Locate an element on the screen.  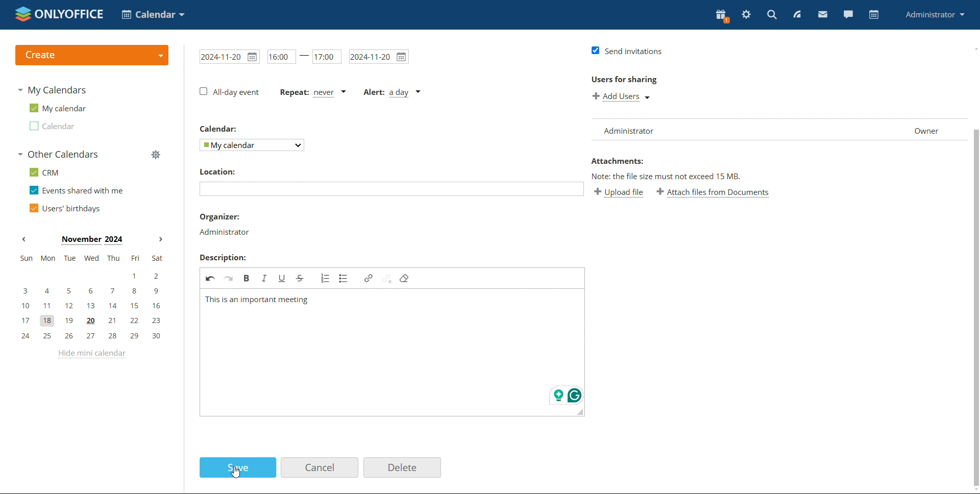
end time is located at coordinates (327, 56).